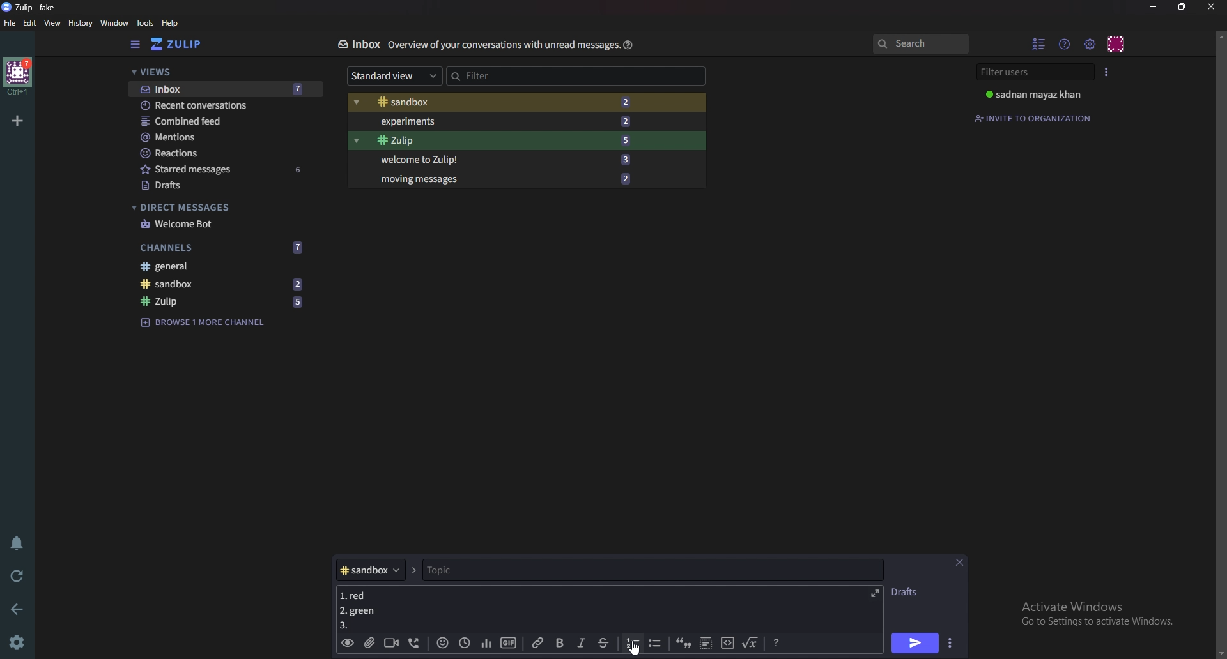 This screenshot has height=659, width=1227. What do you see at coordinates (684, 644) in the screenshot?
I see `quote` at bounding box center [684, 644].